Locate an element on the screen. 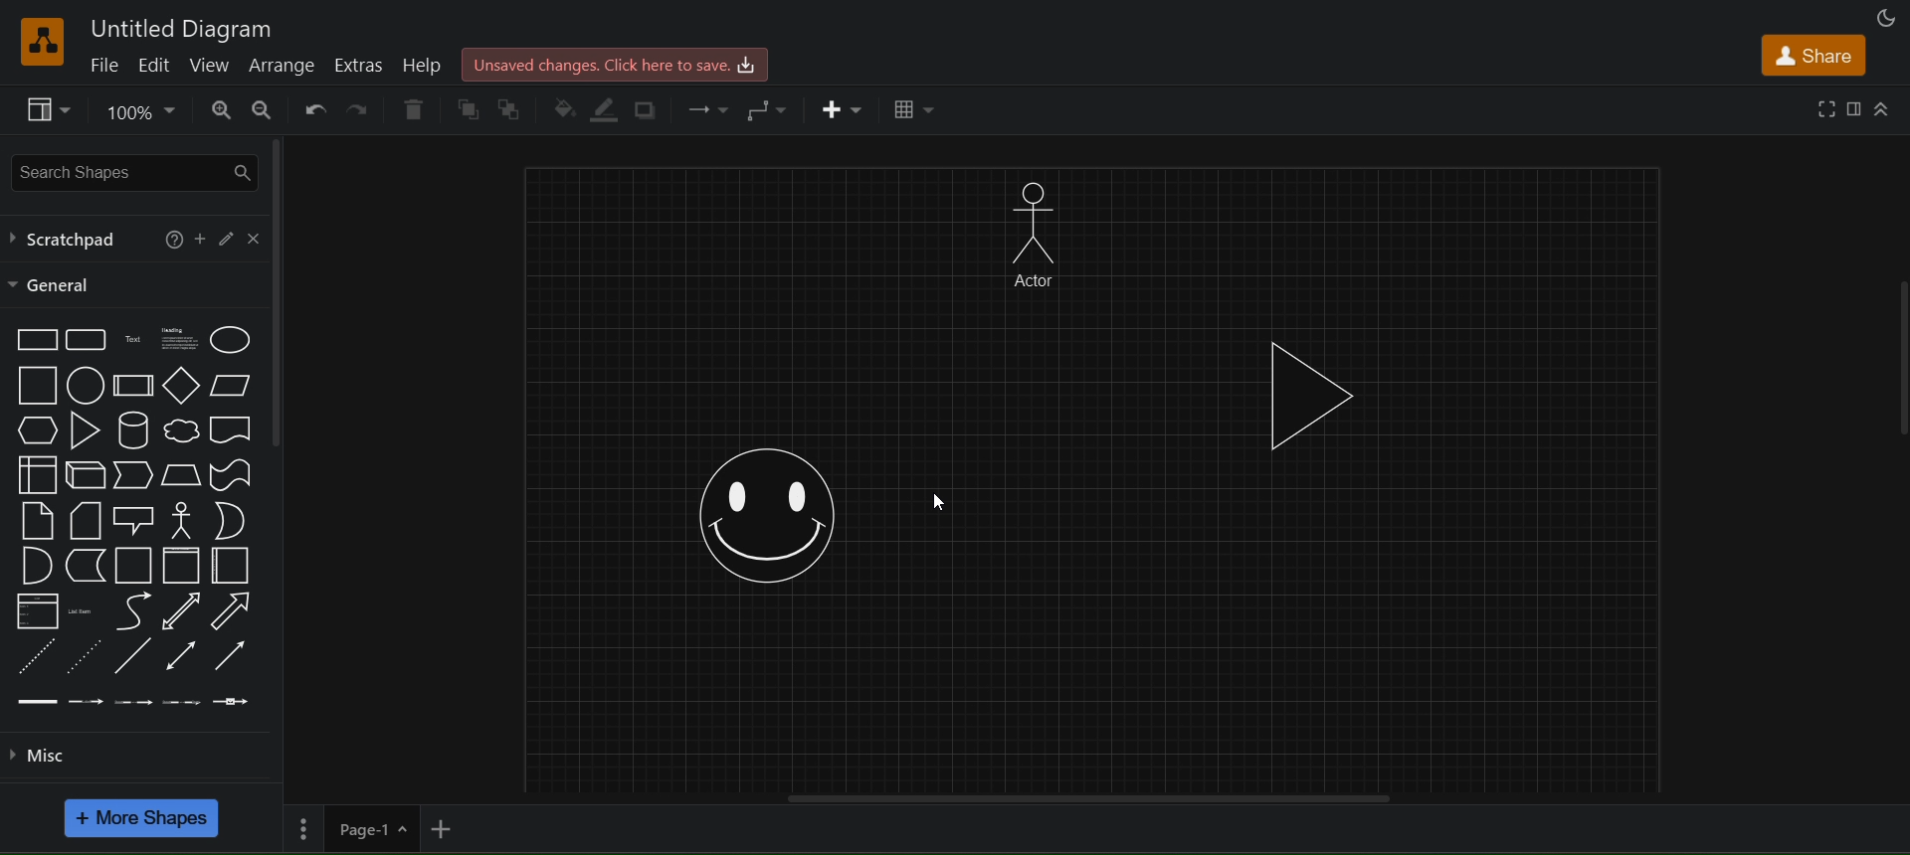  heading is located at coordinates (181, 341).